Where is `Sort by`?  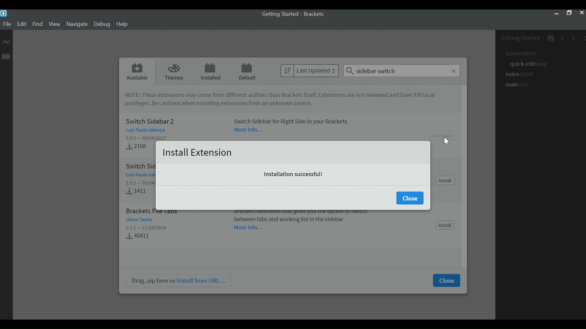
Sort by is located at coordinates (310, 70).